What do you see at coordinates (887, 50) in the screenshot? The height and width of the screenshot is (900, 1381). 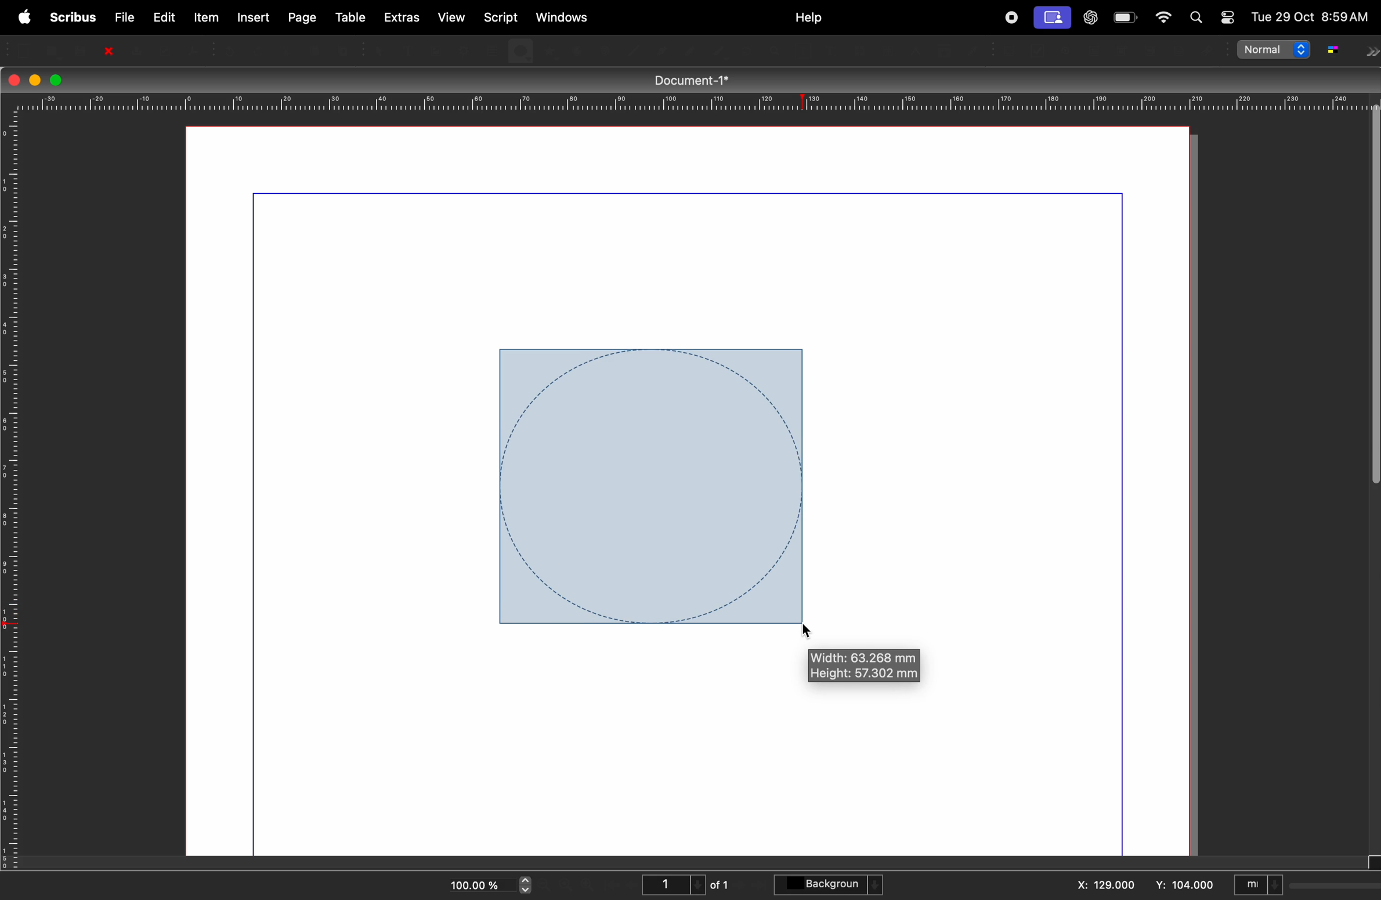 I see `Unlink text frames` at bounding box center [887, 50].